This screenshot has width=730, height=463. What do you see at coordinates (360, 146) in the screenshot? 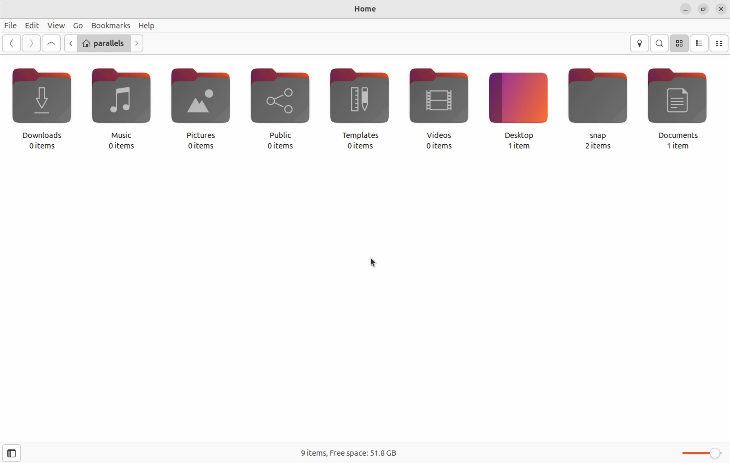
I see `0 items` at bounding box center [360, 146].